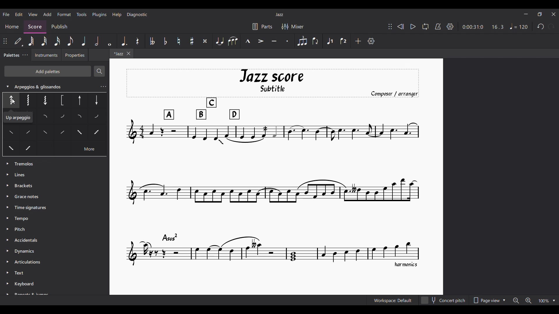 This screenshot has width=559, height=314. What do you see at coordinates (28, 197) in the screenshot?
I see `Grace Notes` at bounding box center [28, 197].